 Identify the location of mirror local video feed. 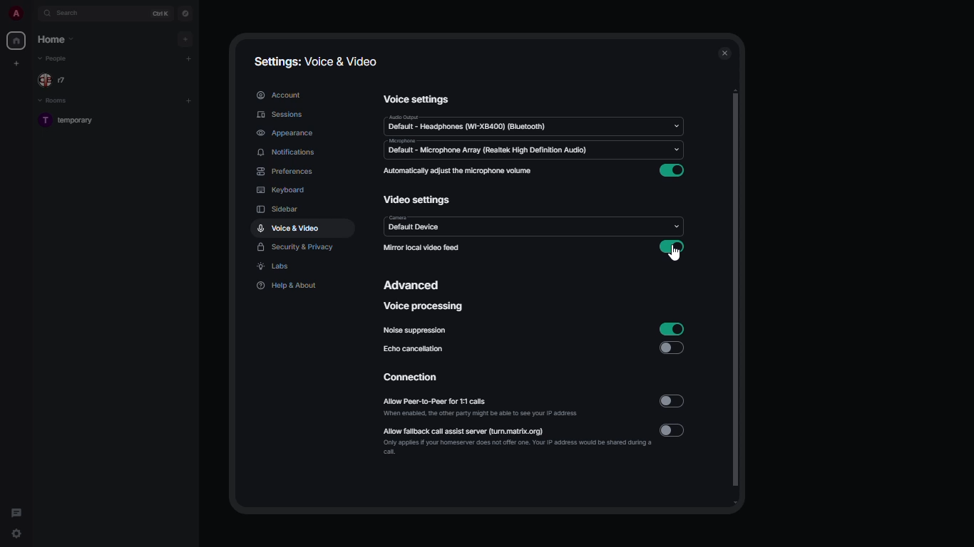
(421, 248).